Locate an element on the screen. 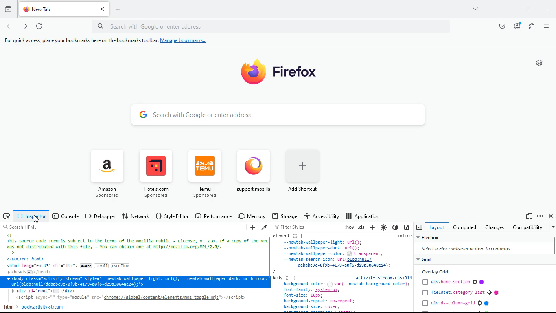 This screenshot has height=313, width=556. 2nd bracket is located at coordinates (303, 236).